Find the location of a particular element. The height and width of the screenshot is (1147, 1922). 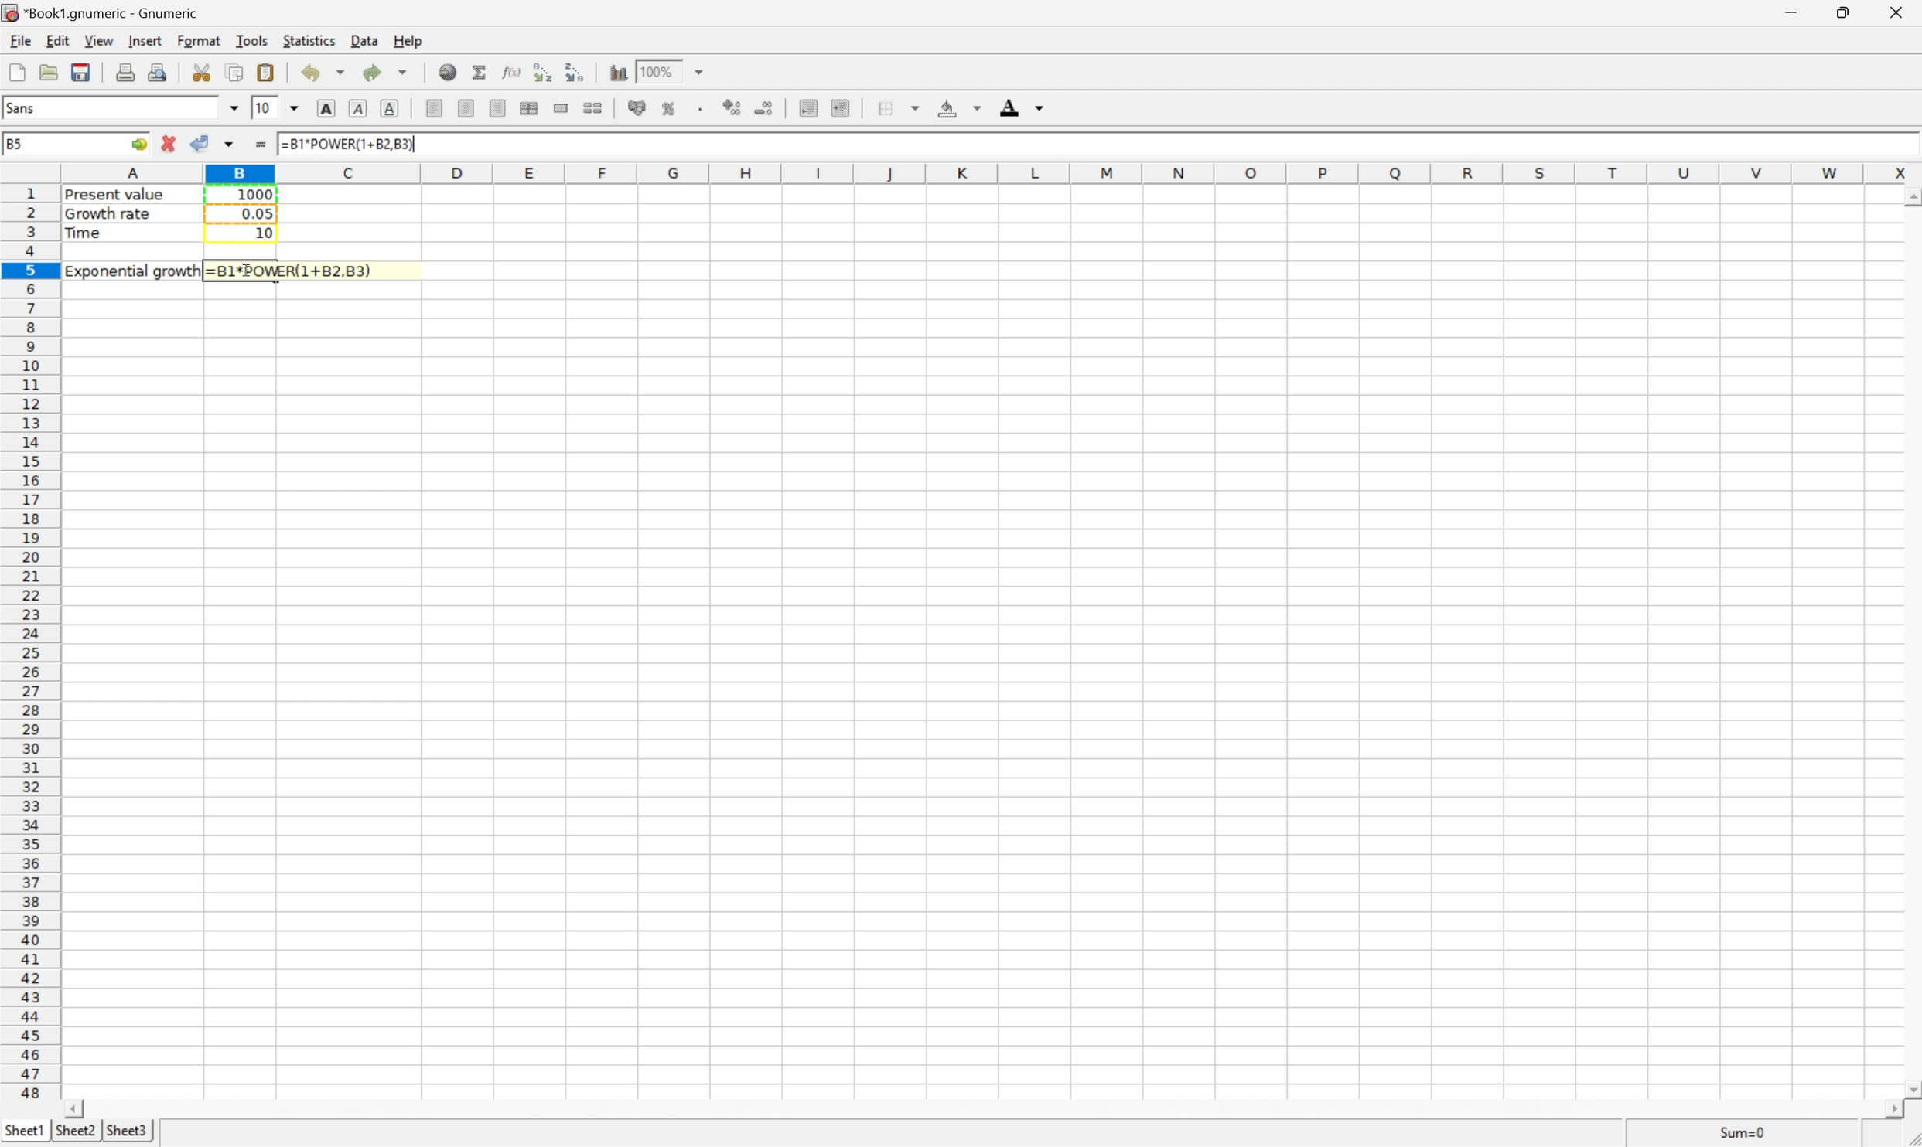

=B1*POWER(1+B2,B3) is located at coordinates (347, 142).